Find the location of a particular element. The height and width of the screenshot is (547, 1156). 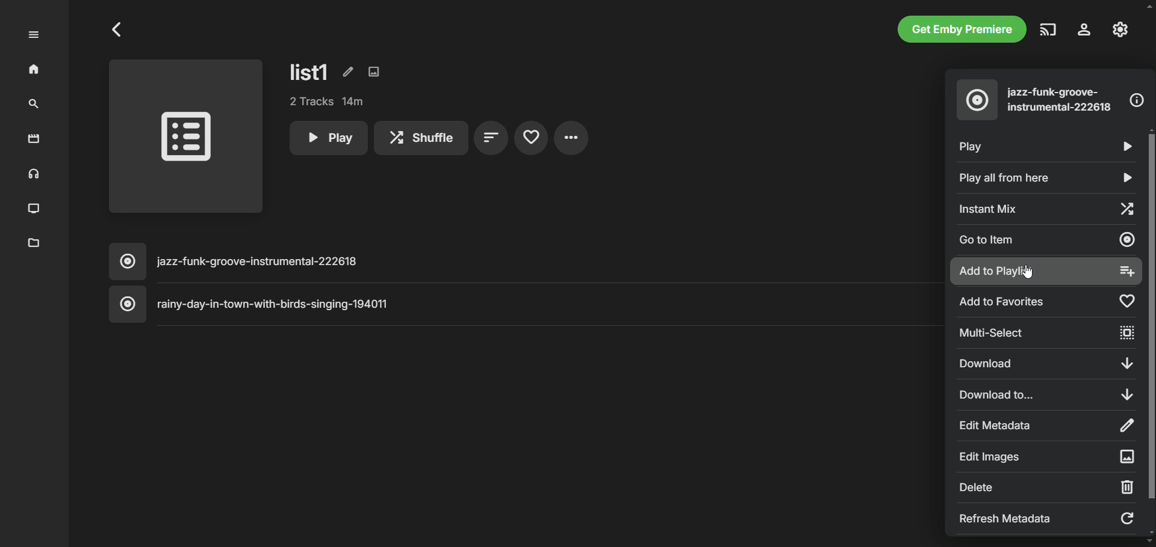

home is located at coordinates (35, 70).